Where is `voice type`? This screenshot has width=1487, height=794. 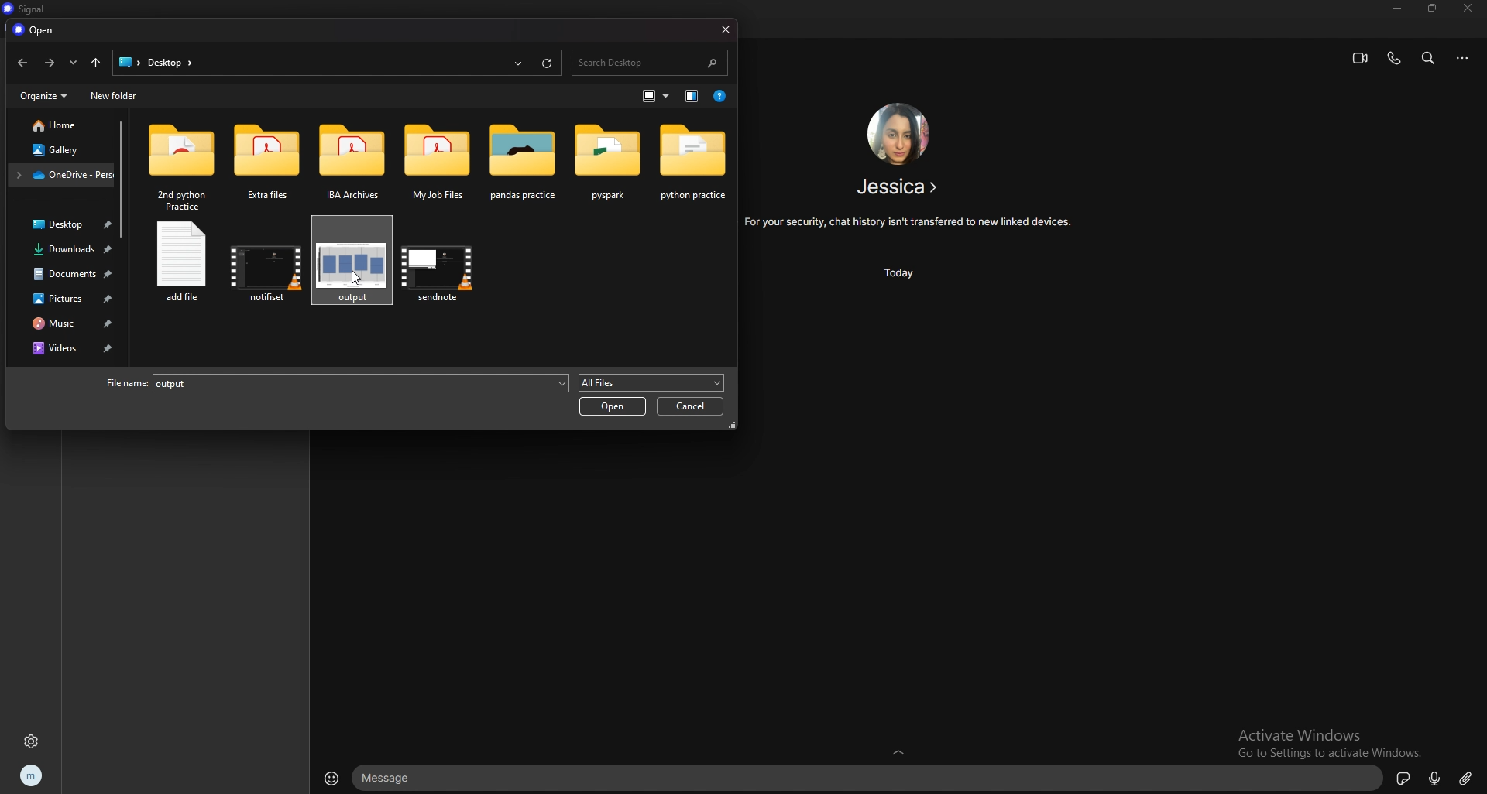
voice type is located at coordinates (1435, 778).